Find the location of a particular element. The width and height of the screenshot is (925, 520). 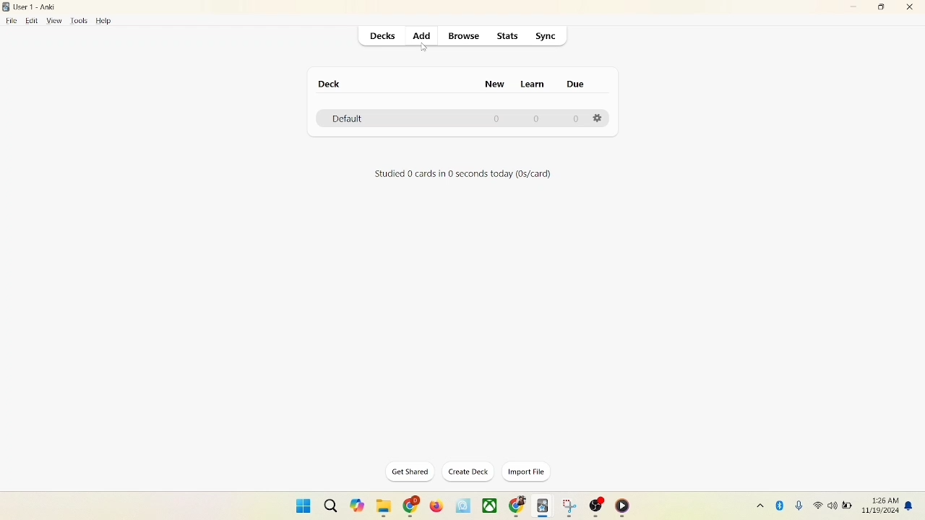

learn is located at coordinates (536, 84).